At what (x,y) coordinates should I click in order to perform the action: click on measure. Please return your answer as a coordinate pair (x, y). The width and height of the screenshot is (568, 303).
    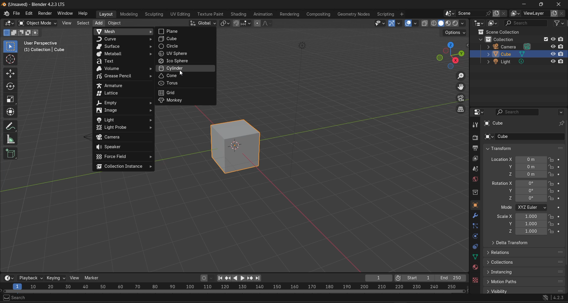
    Looking at the image, I should click on (12, 140).